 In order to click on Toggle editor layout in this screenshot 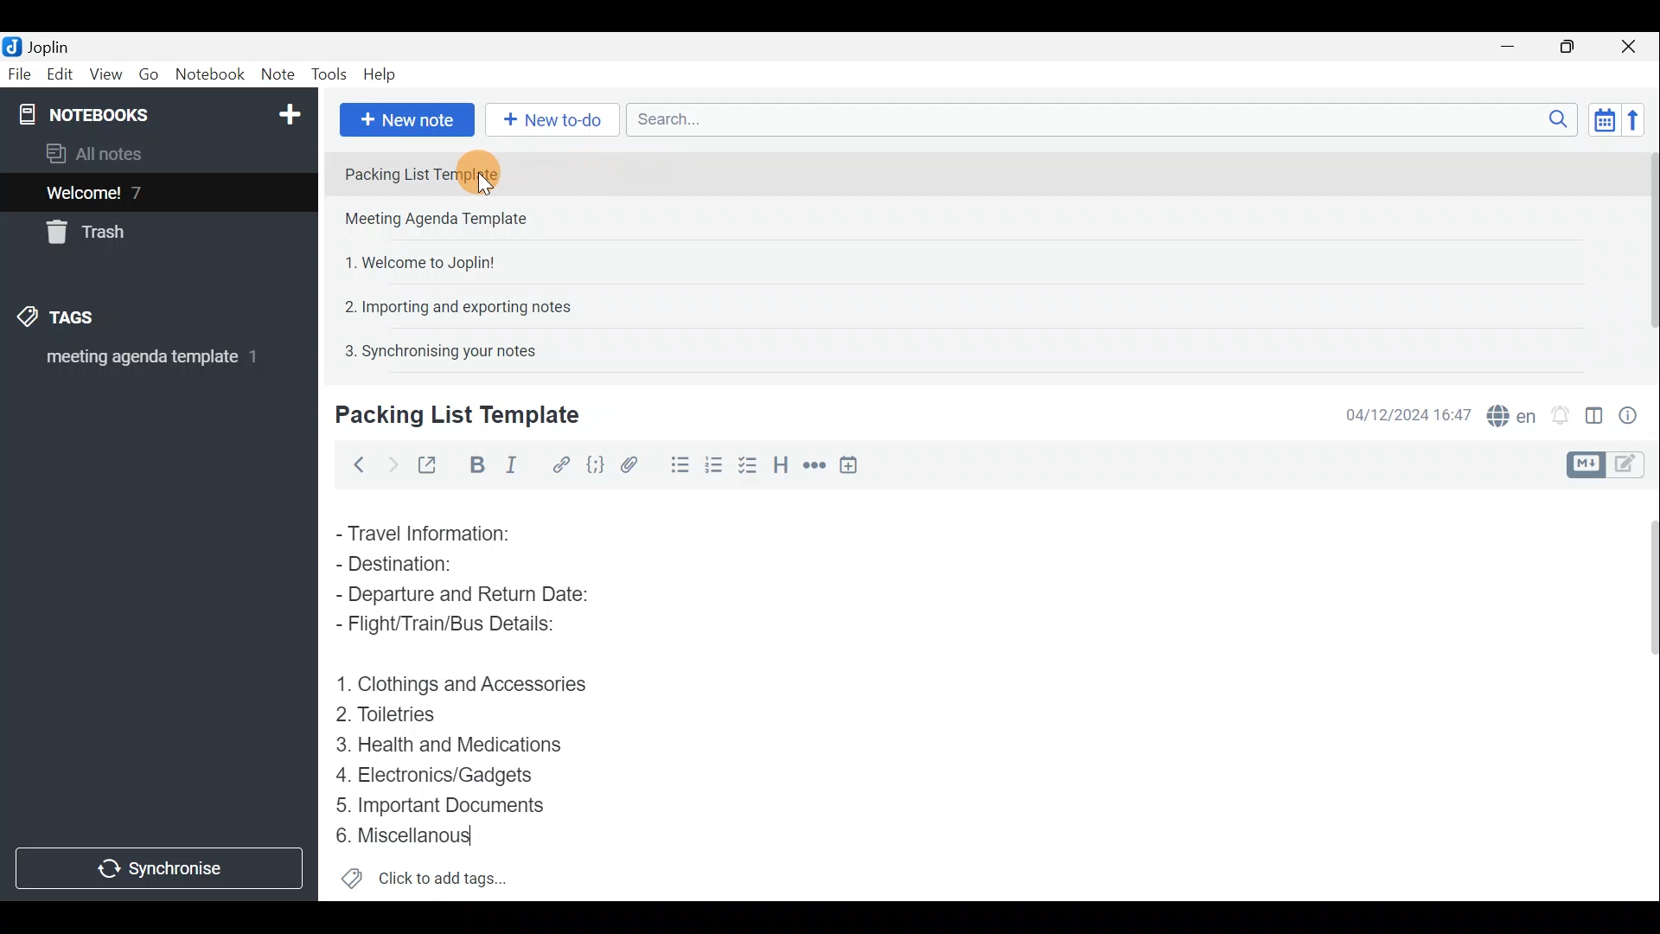, I will do `click(1593, 410)`.